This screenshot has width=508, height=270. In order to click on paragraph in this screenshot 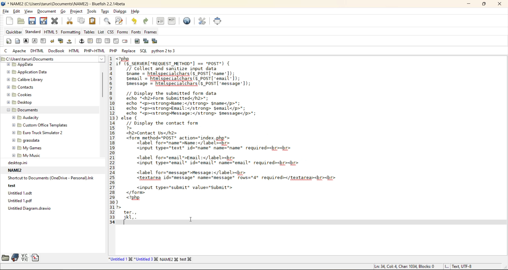, I will do `click(44, 41)`.